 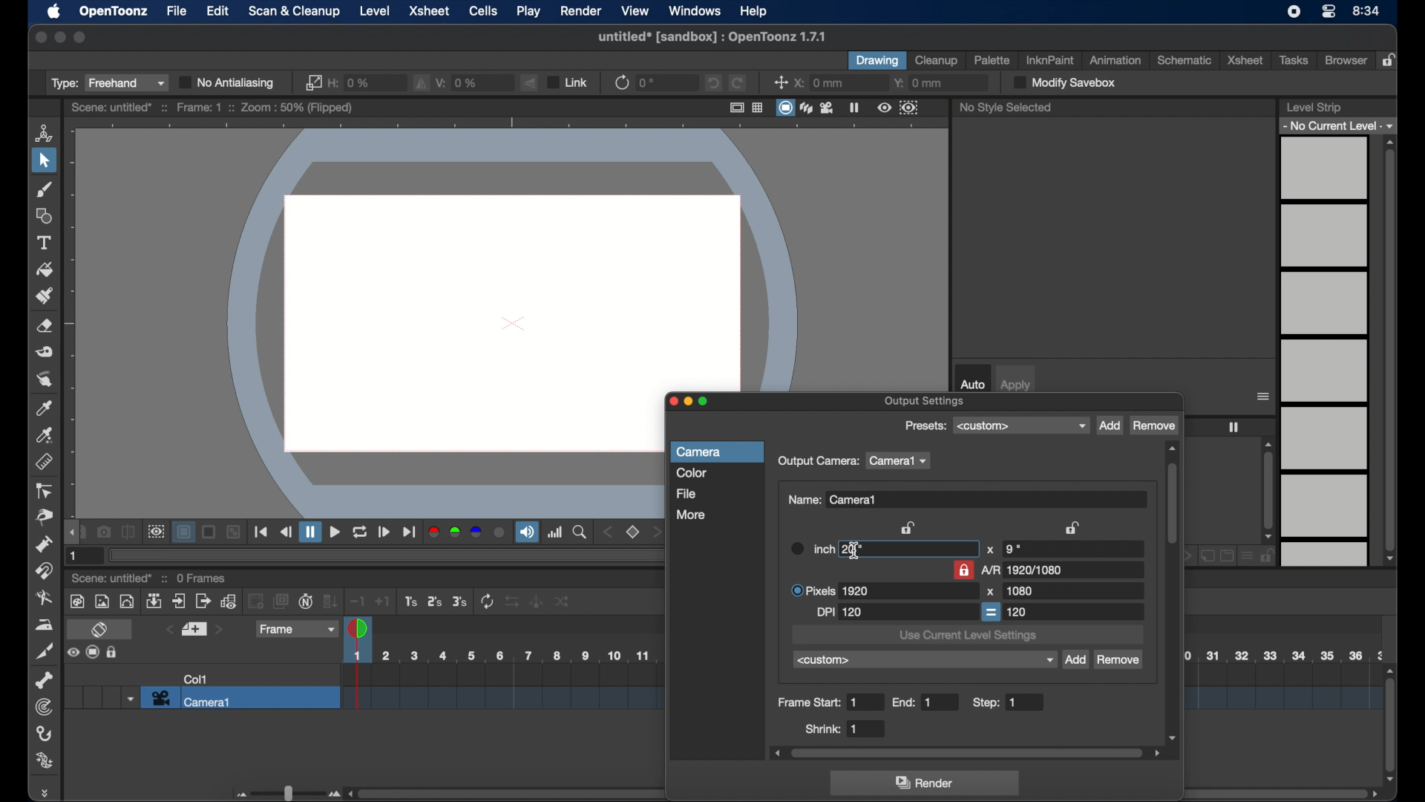 What do you see at coordinates (93, 652) in the screenshot?
I see `` at bounding box center [93, 652].